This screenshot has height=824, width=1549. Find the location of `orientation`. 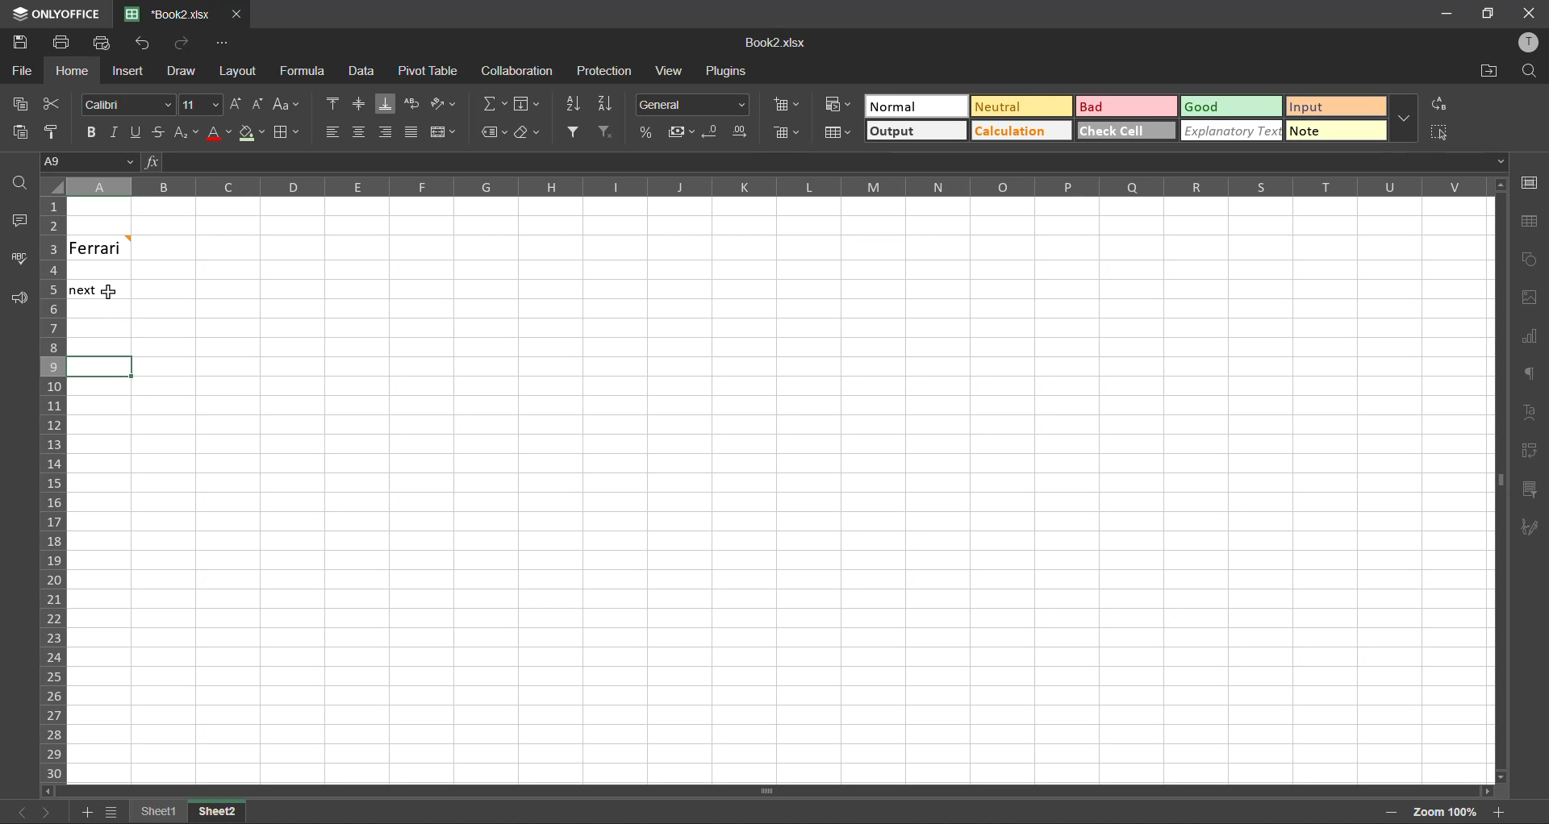

orientation is located at coordinates (445, 102).